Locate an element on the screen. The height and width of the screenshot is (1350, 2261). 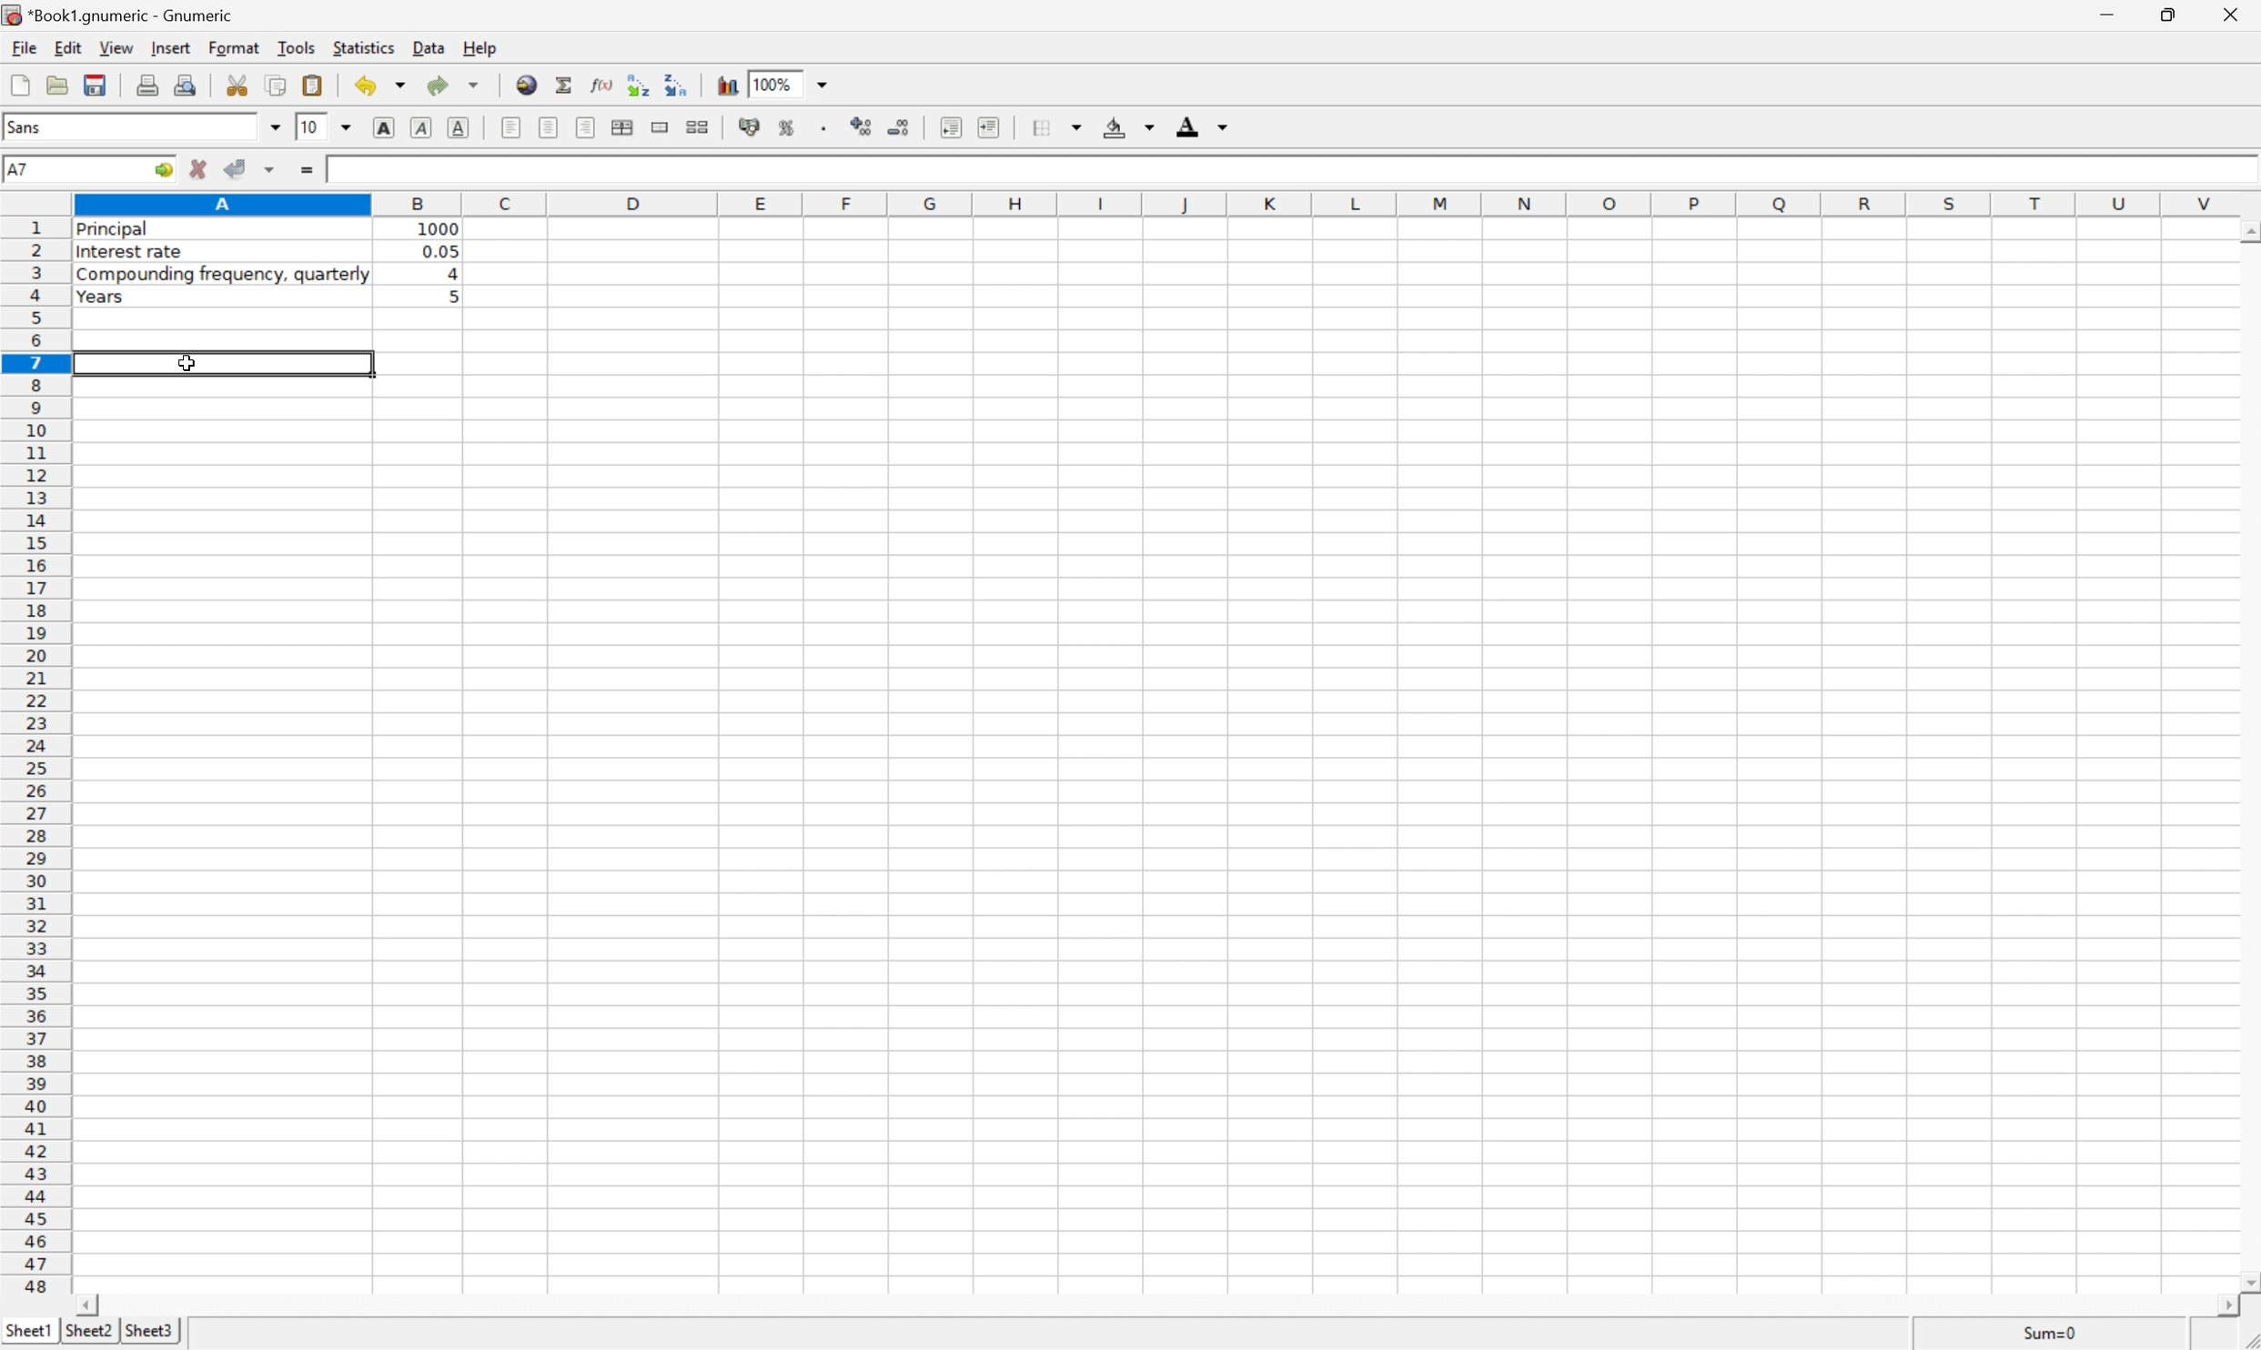
file is located at coordinates (21, 46).